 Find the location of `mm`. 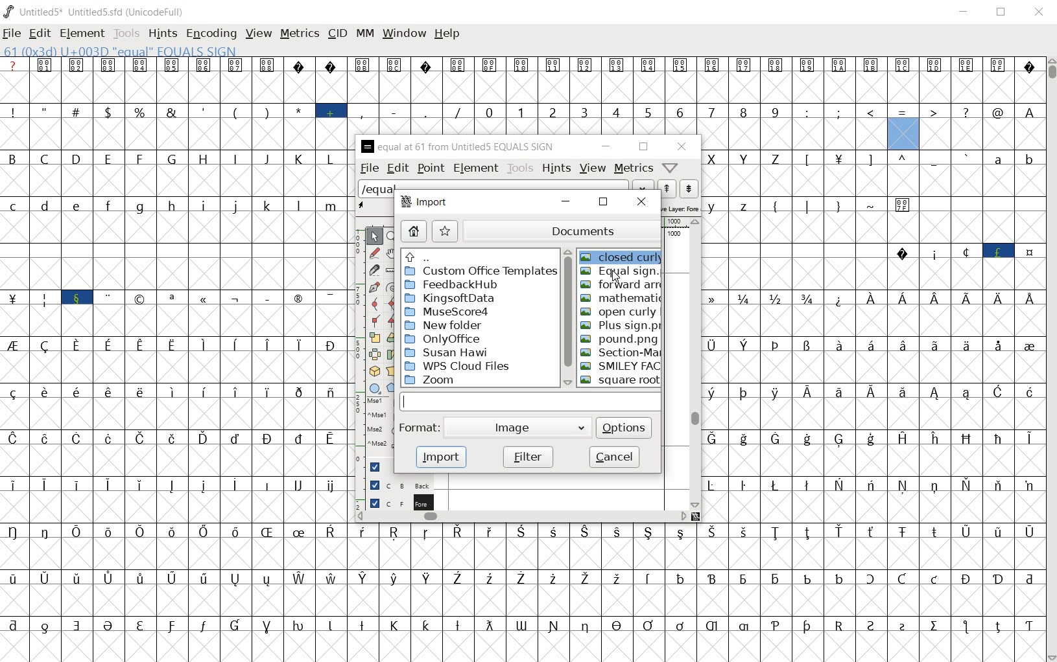

mm is located at coordinates (365, 34).